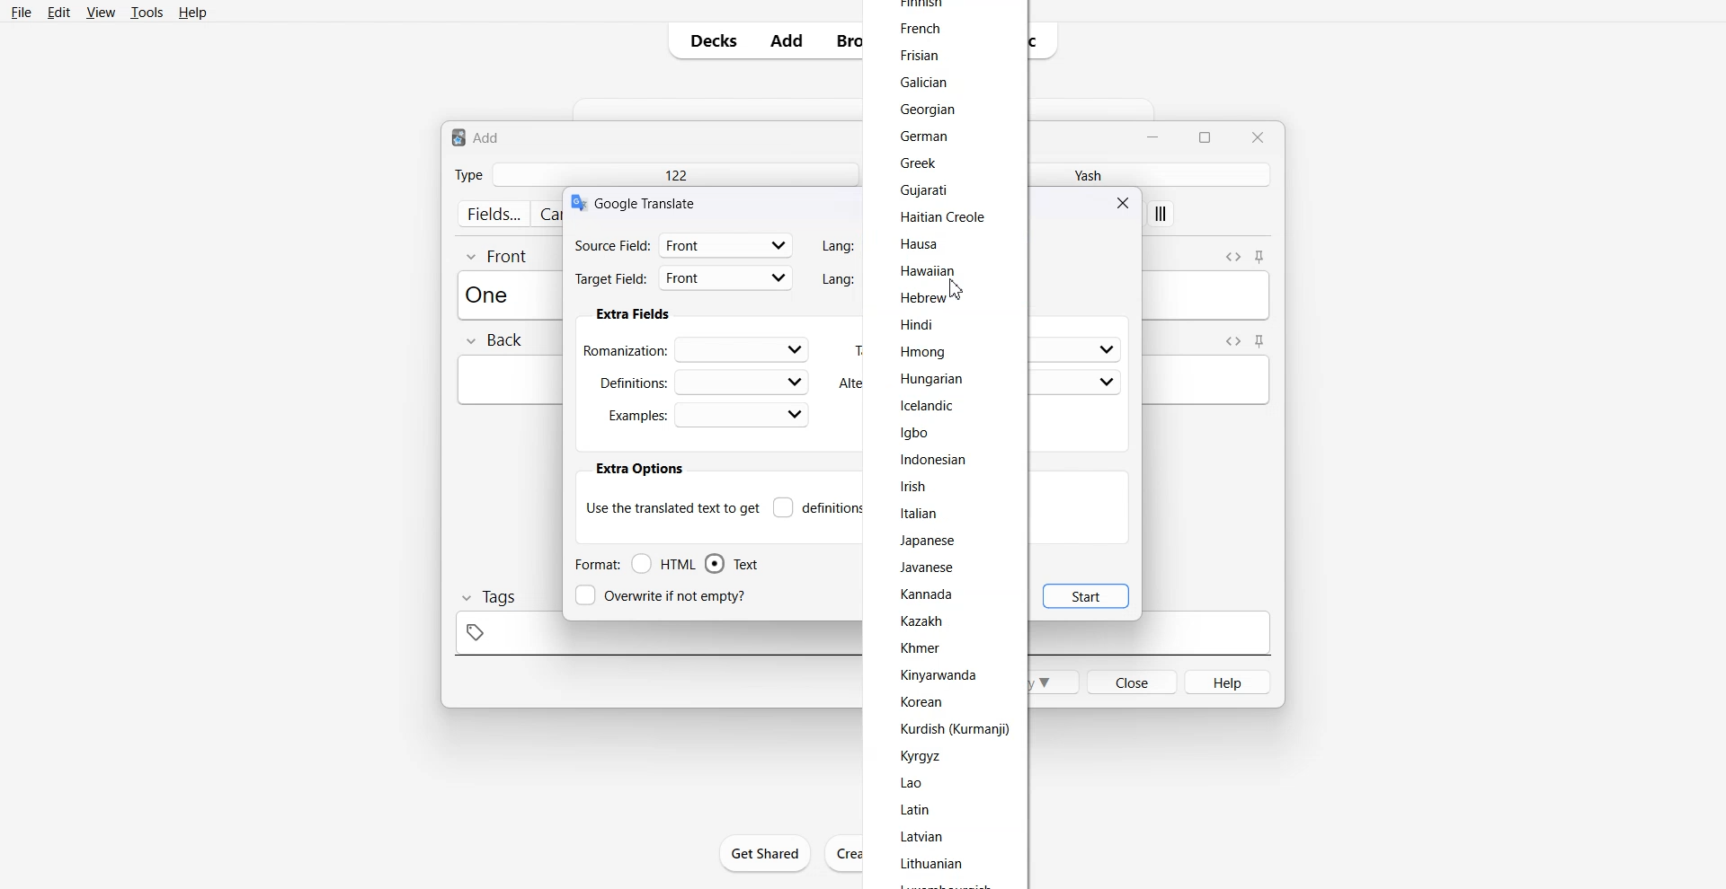 The image size is (1726, 889). I want to click on Italian, so click(920, 513).